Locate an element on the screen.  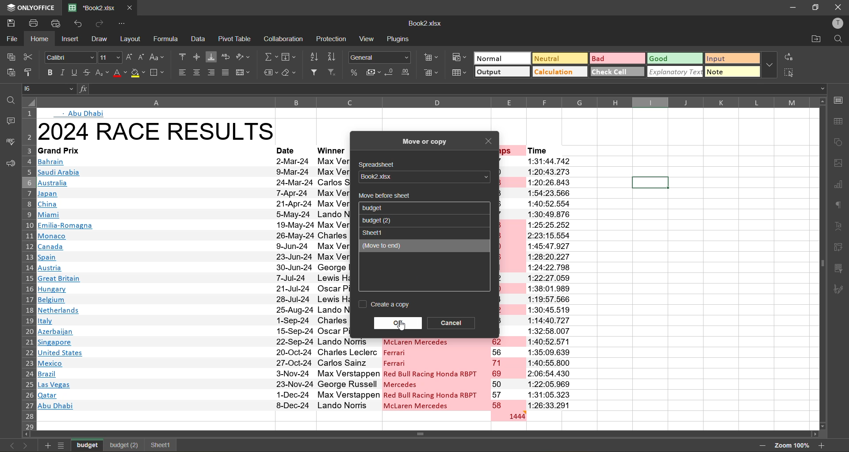
filter is located at coordinates (316, 73).